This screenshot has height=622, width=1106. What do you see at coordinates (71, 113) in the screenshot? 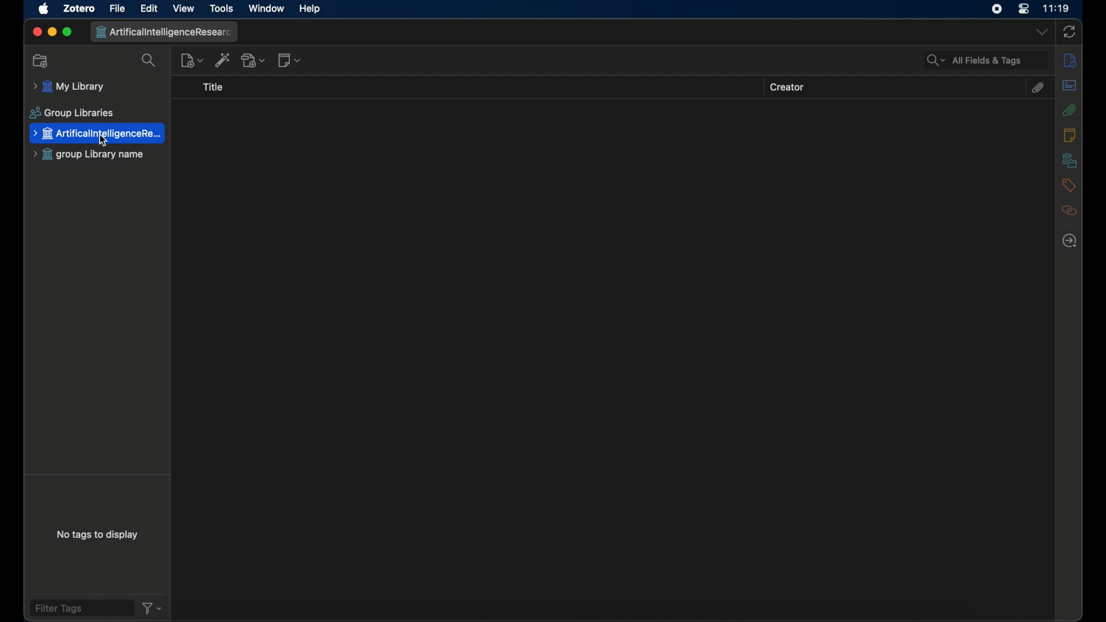
I see `group libraries` at bounding box center [71, 113].